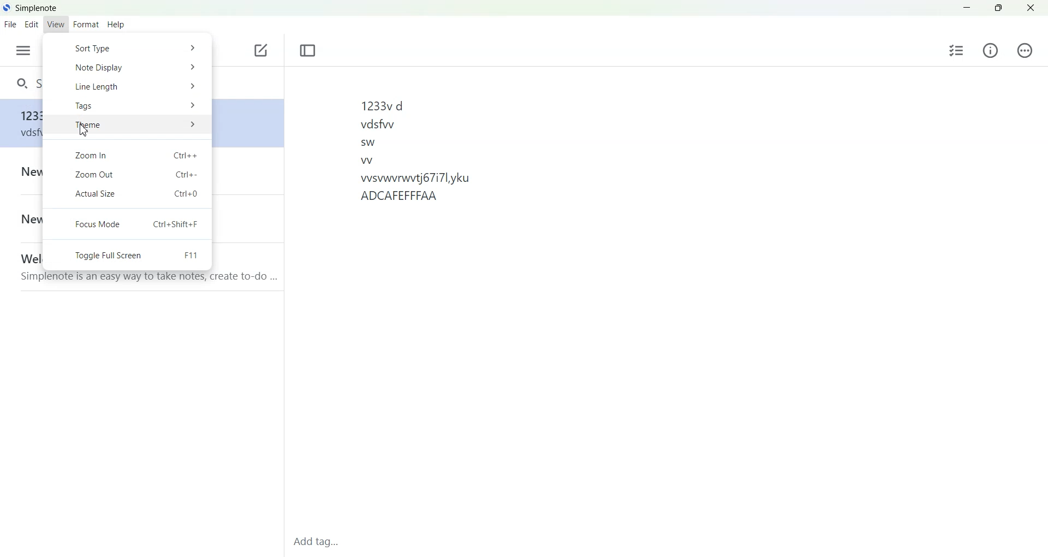 This screenshot has height=557, width=1048. What do you see at coordinates (1025, 50) in the screenshot?
I see `Action` at bounding box center [1025, 50].